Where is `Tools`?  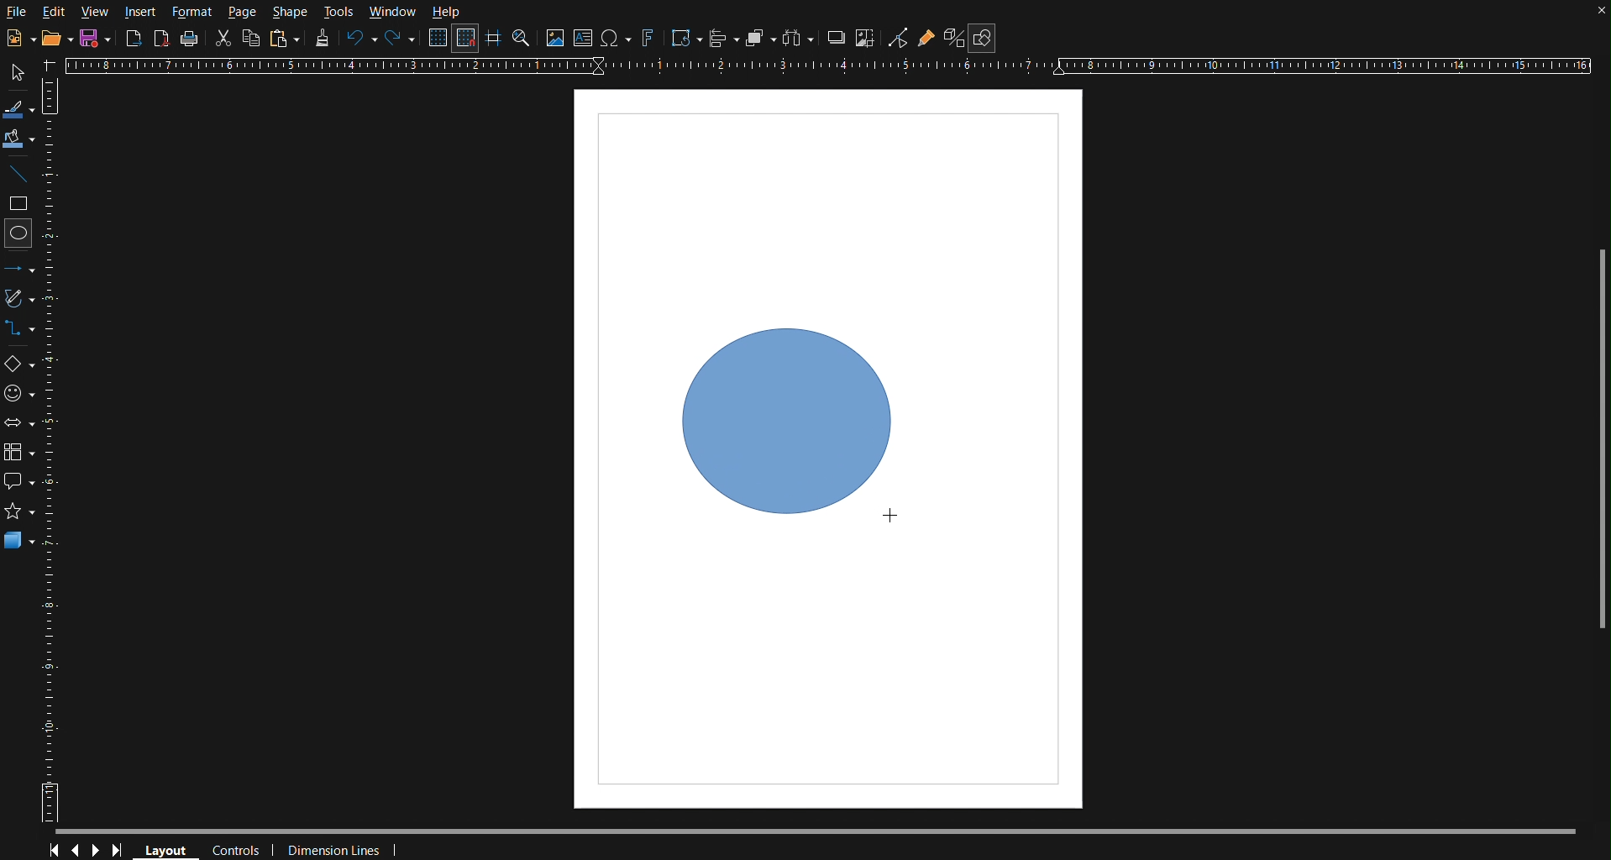
Tools is located at coordinates (340, 10).